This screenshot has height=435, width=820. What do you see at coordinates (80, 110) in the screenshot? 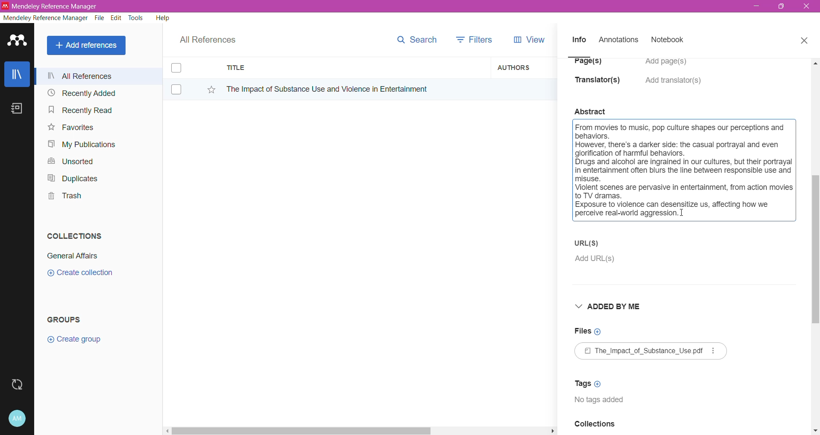
I see `Recently Read` at bounding box center [80, 110].